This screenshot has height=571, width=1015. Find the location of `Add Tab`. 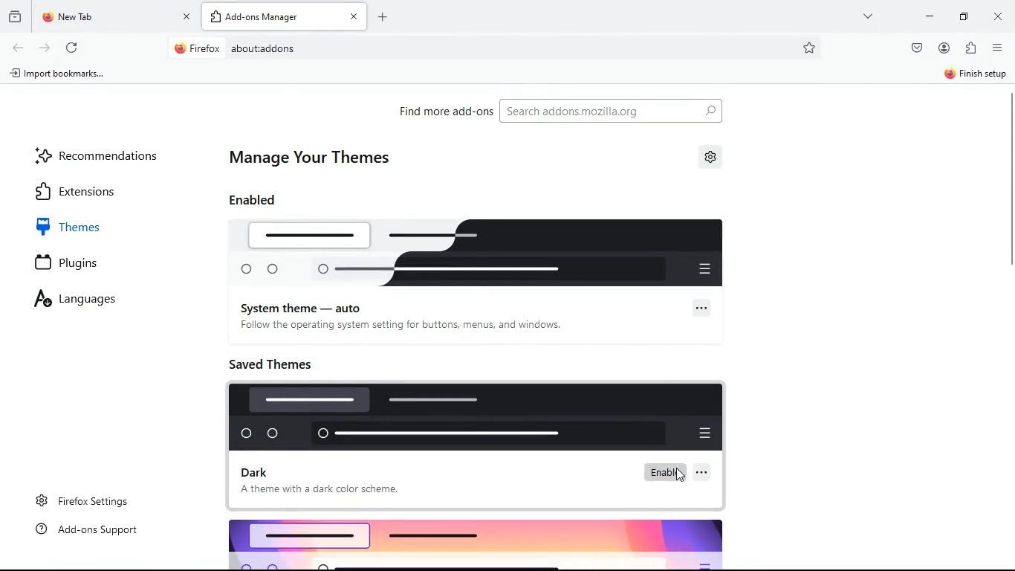

Add Tab is located at coordinates (383, 17).